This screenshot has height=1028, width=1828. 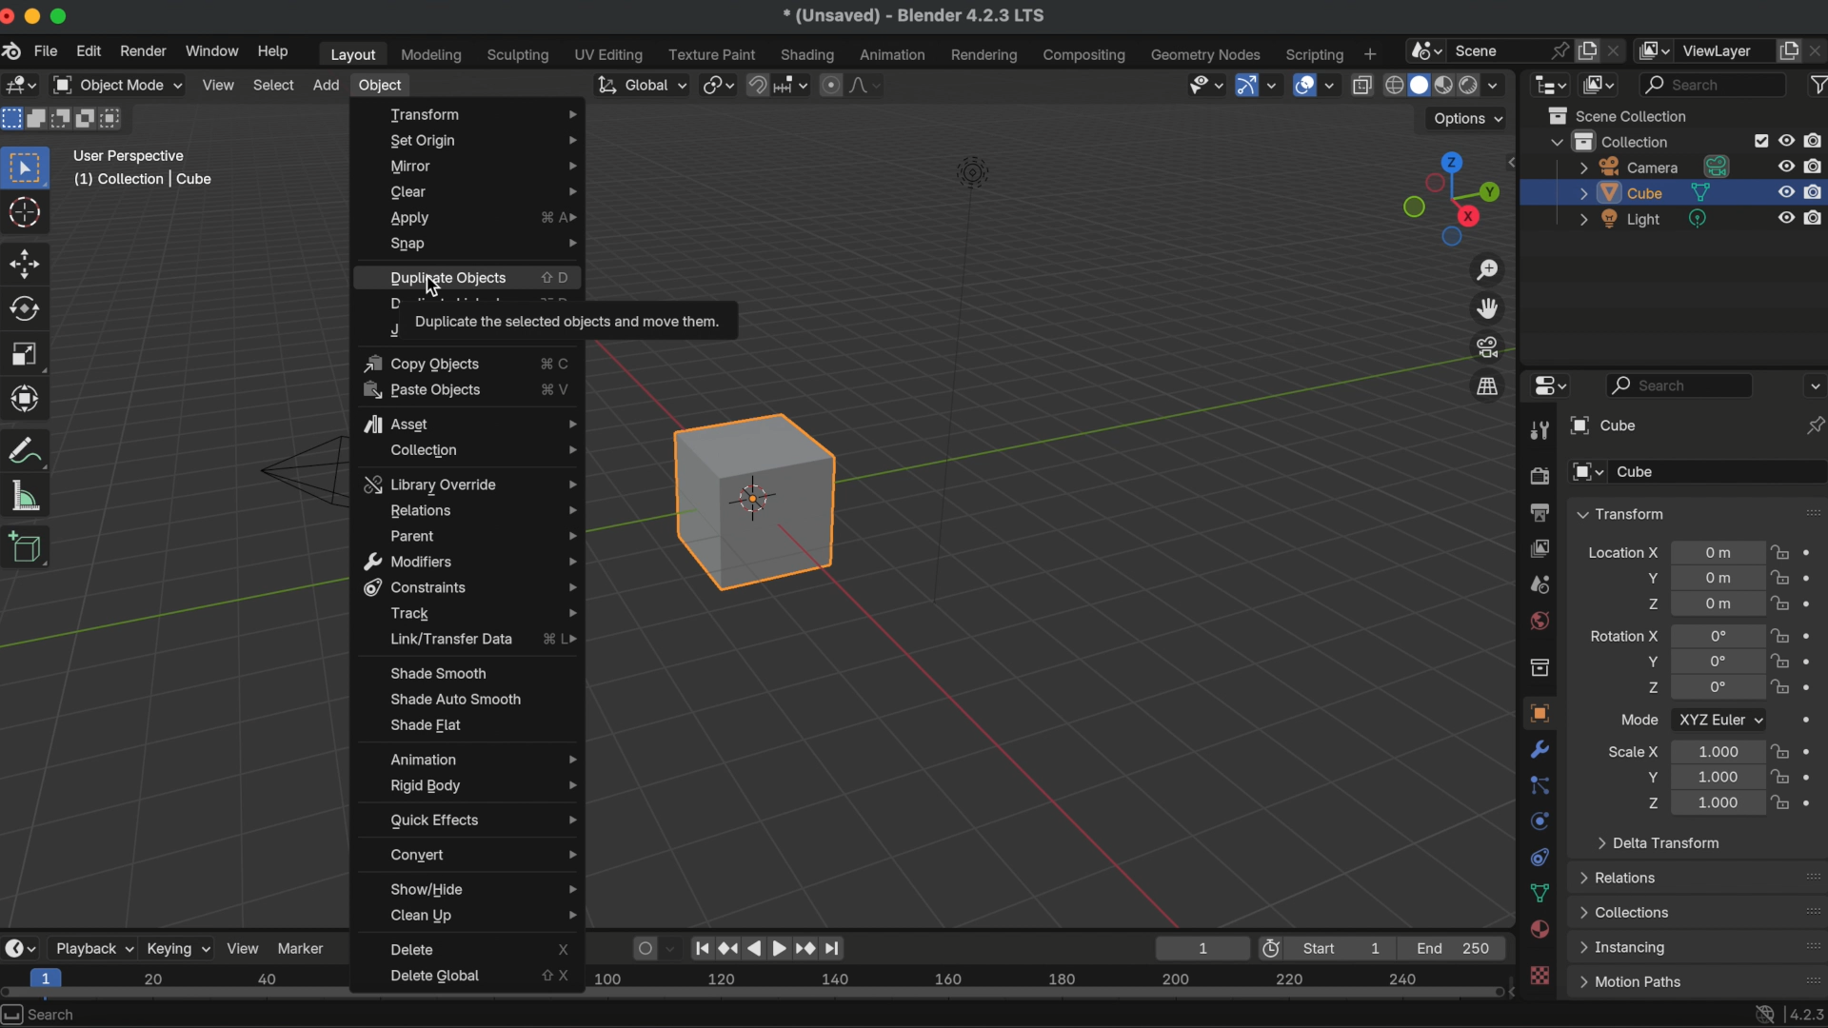 What do you see at coordinates (1600, 84) in the screenshot?
I see `display mode` at bounding box center [1600, 84].